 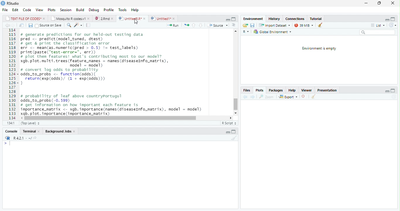 What do you see at coordinates (185, 25) in the screenshot?
I see `Re-run` at bounding box center [185, 25].